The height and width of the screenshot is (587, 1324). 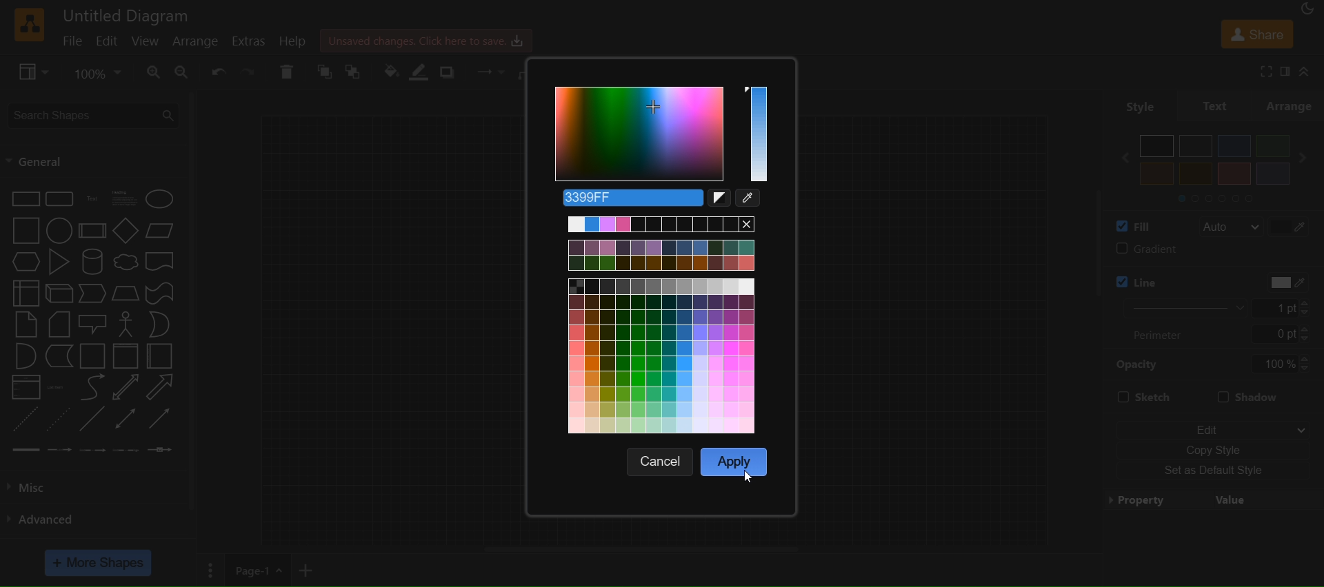 I want to click on use black and white, so click(x=721, y=200).